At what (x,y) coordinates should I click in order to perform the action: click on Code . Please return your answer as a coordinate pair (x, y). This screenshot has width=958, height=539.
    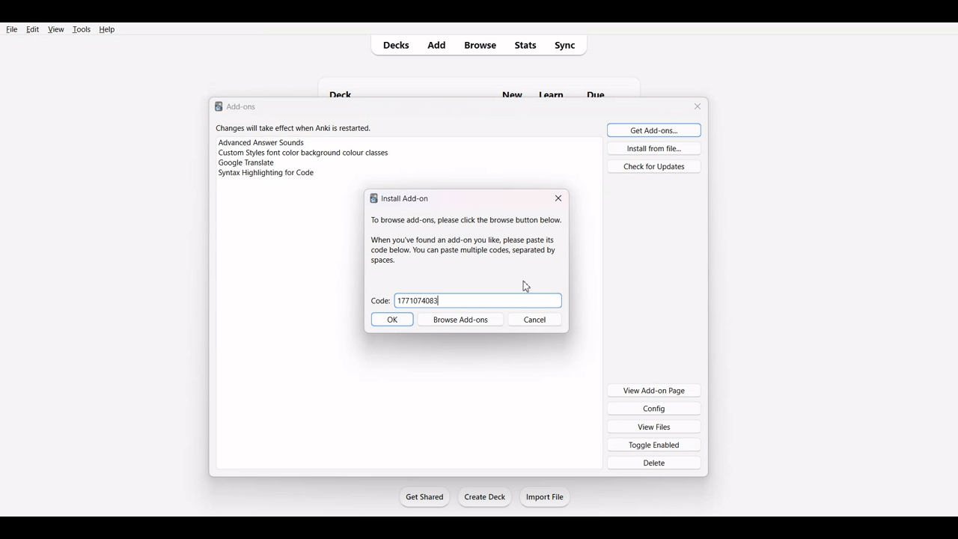
    Looking at the image, I should click on (380, 302).